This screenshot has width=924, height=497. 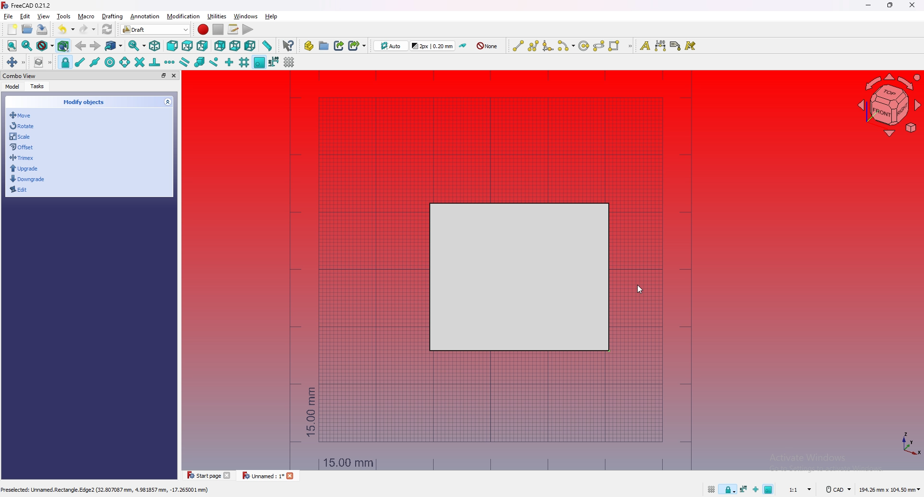 I want to click on upgrade, so click(x=24, y=169).